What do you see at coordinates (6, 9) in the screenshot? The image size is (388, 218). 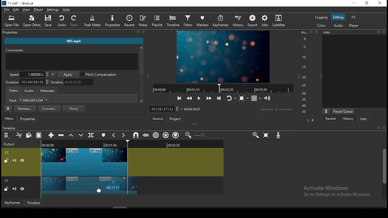 I see `file` at bounding box center [6, 9].